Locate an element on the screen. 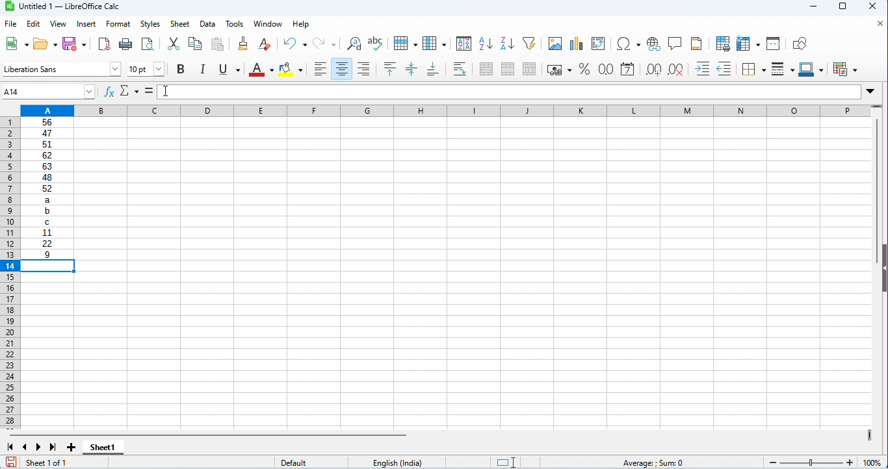 This screenshot has width=888, height=469. horizontal scroll bar is located at coordinates (209, 435).